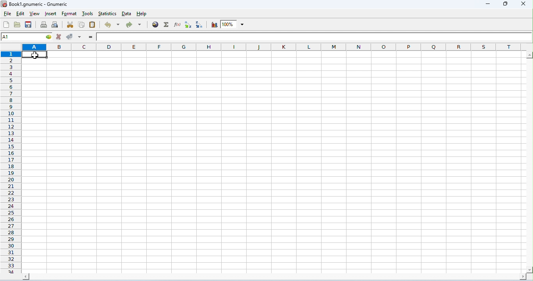  Describe the element at coordinates (127, 14) in the screenshot. I see `data` at that location.